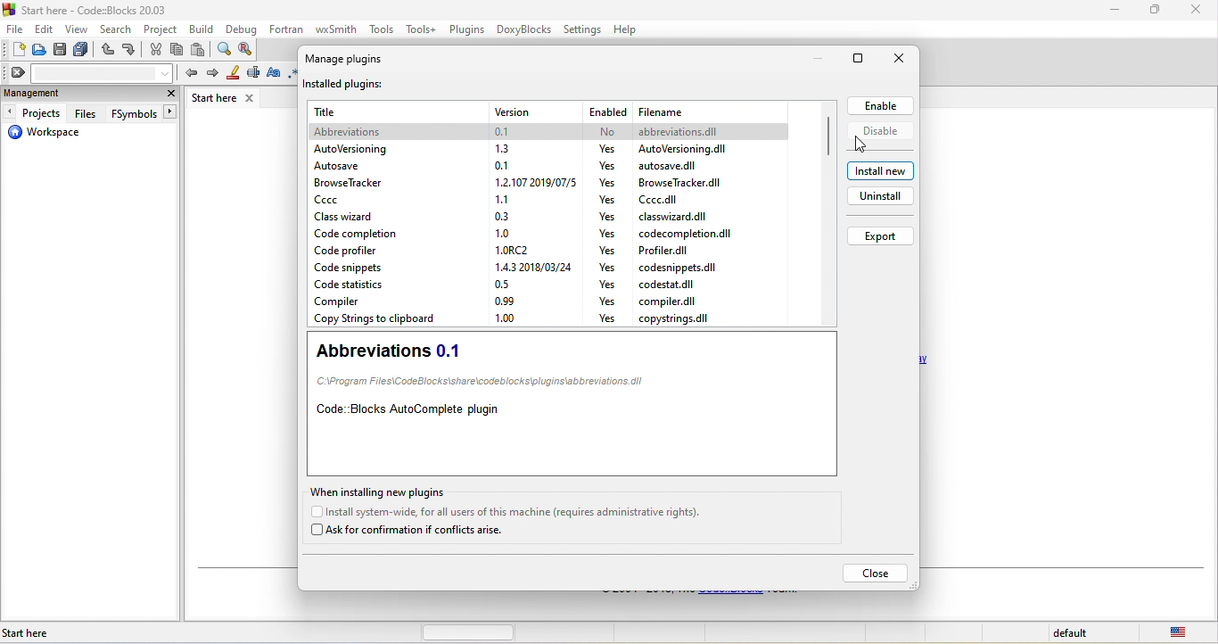 Image resolution: width=1218 pixels, height=644 pixels. I want to click on view, so click(77, 29).